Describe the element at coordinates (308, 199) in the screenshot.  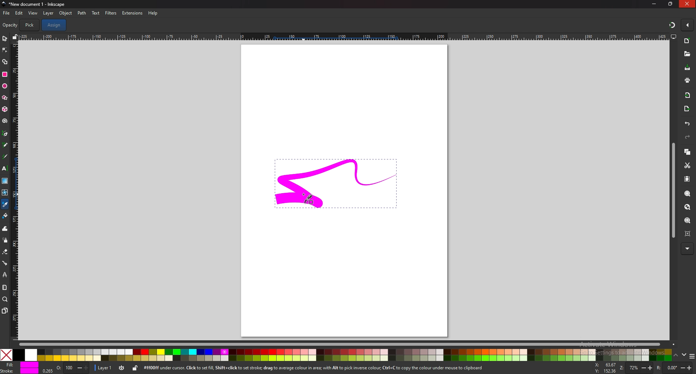
I see `picker color cursor` at that location.